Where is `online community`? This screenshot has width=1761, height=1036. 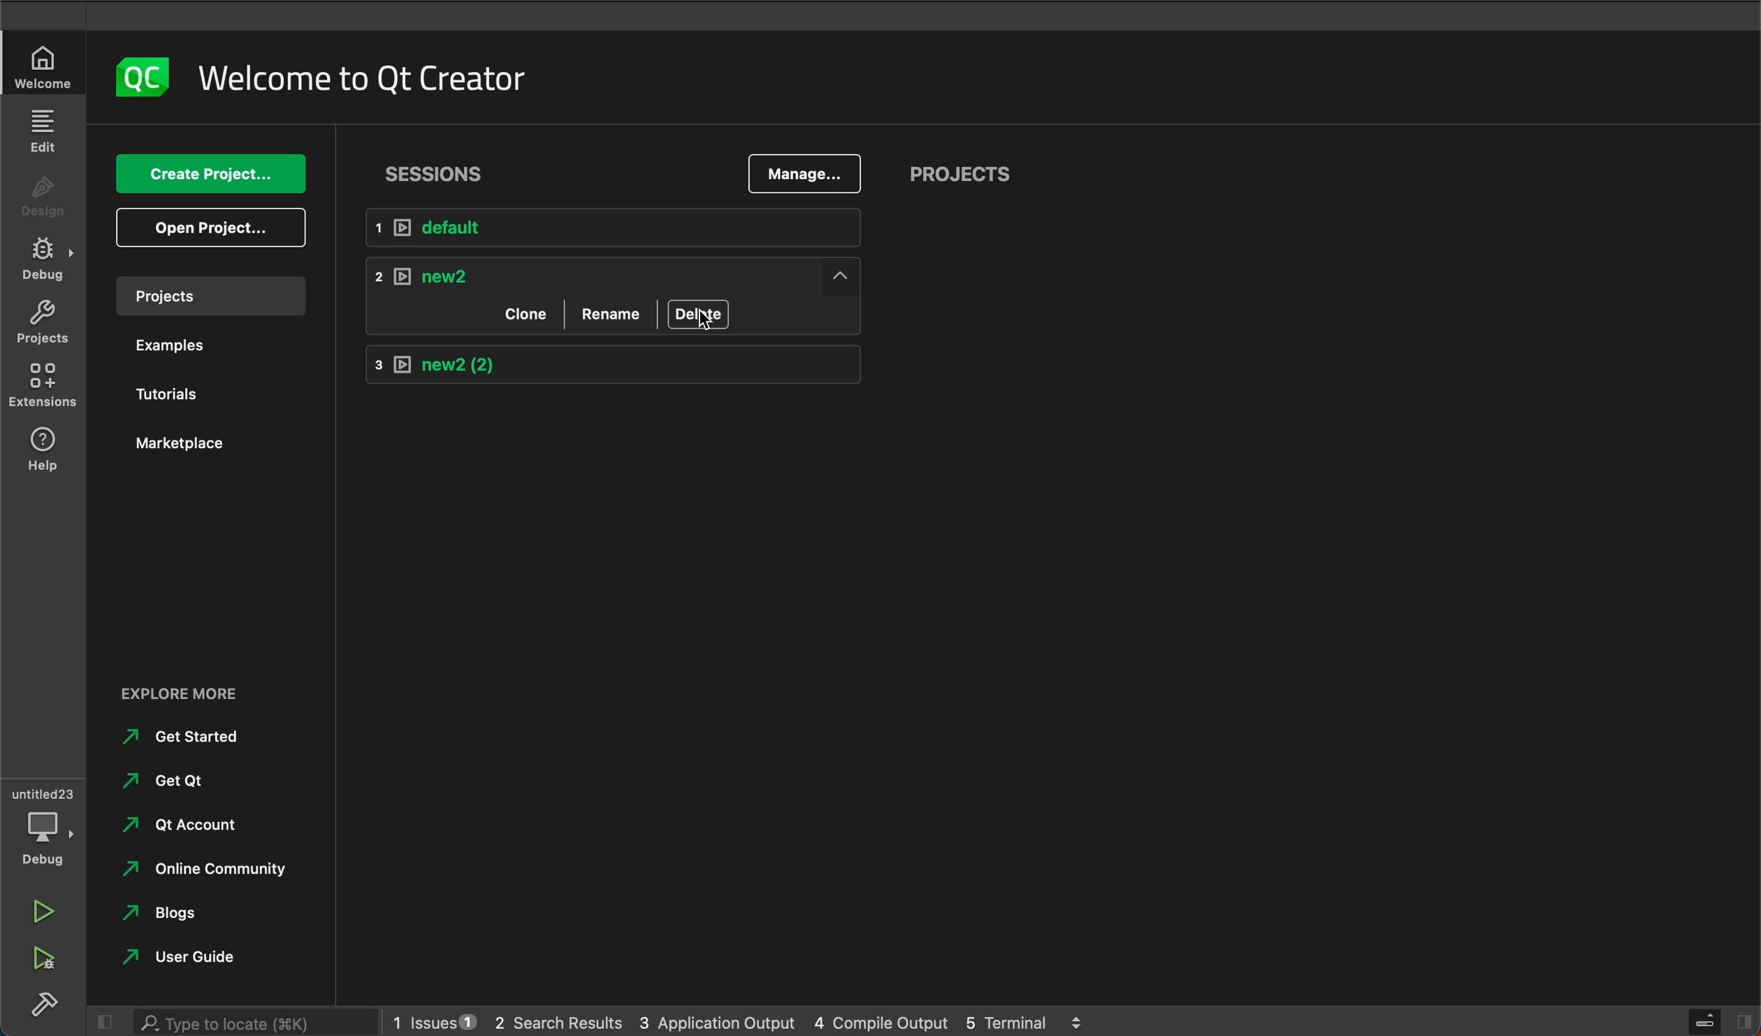 online community is located at coordinates (212, 868).